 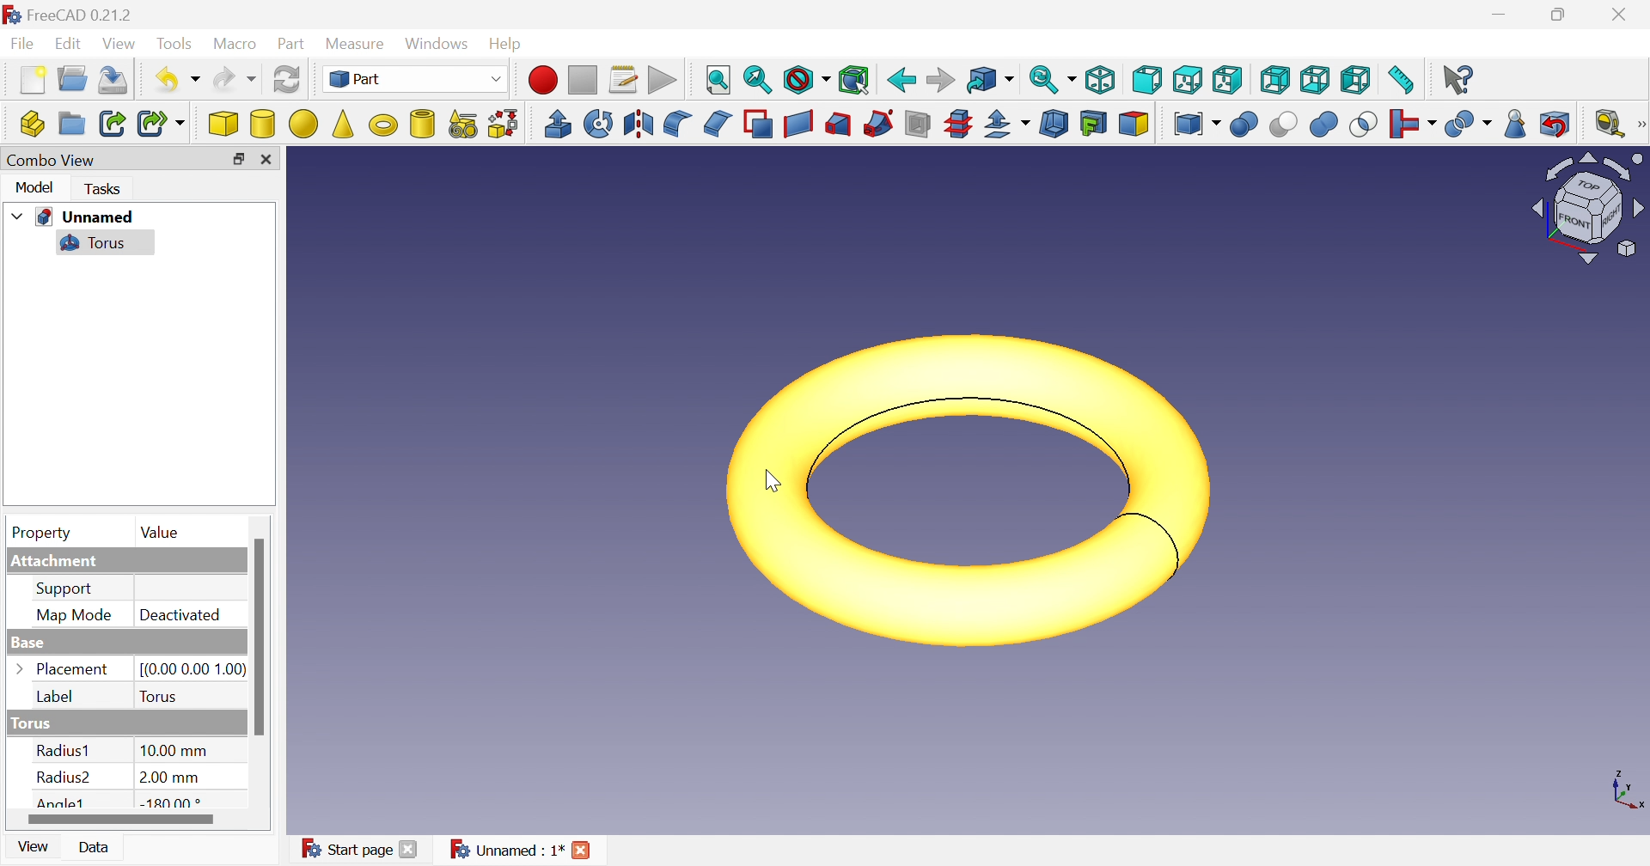 I want to click on Fit all, so click(x=720, y=81).